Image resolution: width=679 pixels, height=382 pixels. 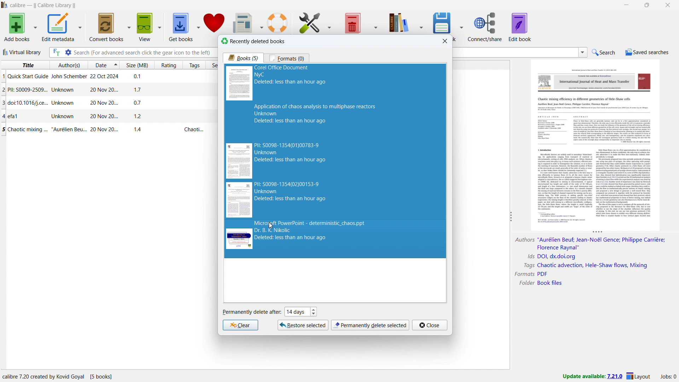 I want to click on double click to open book details window, so click(x=596, y=144).